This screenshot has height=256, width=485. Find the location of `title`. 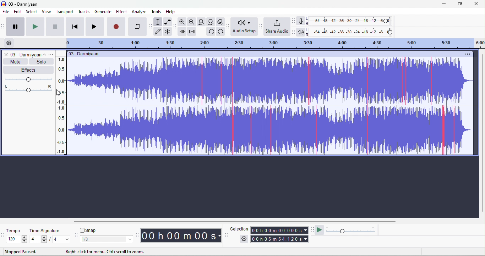

title is located at coordinates (86, 54).